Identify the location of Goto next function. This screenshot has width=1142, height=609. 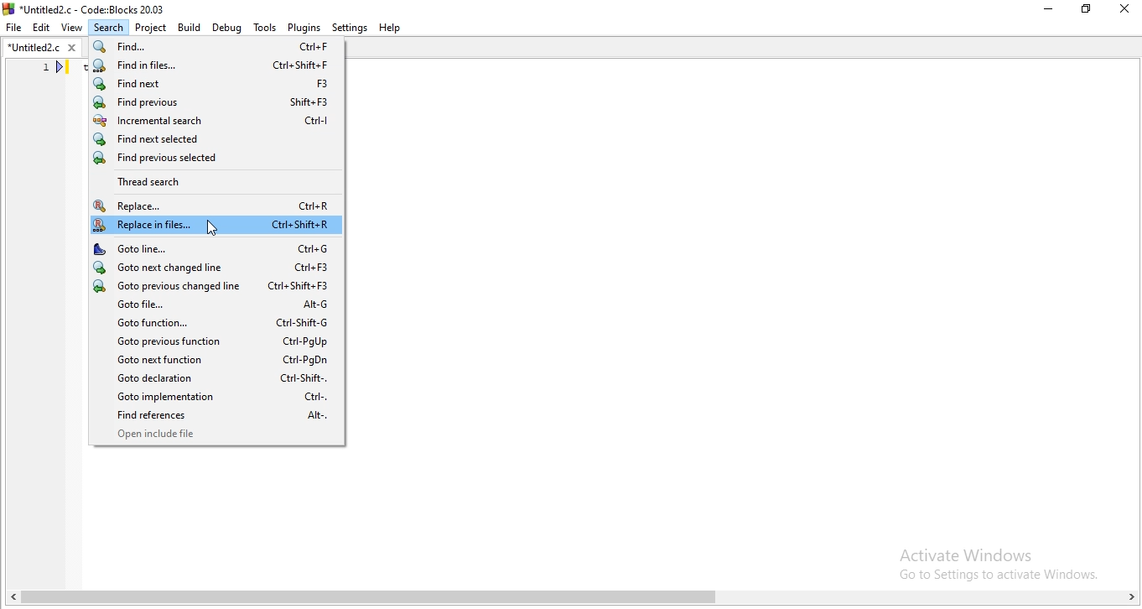
(213, 362).